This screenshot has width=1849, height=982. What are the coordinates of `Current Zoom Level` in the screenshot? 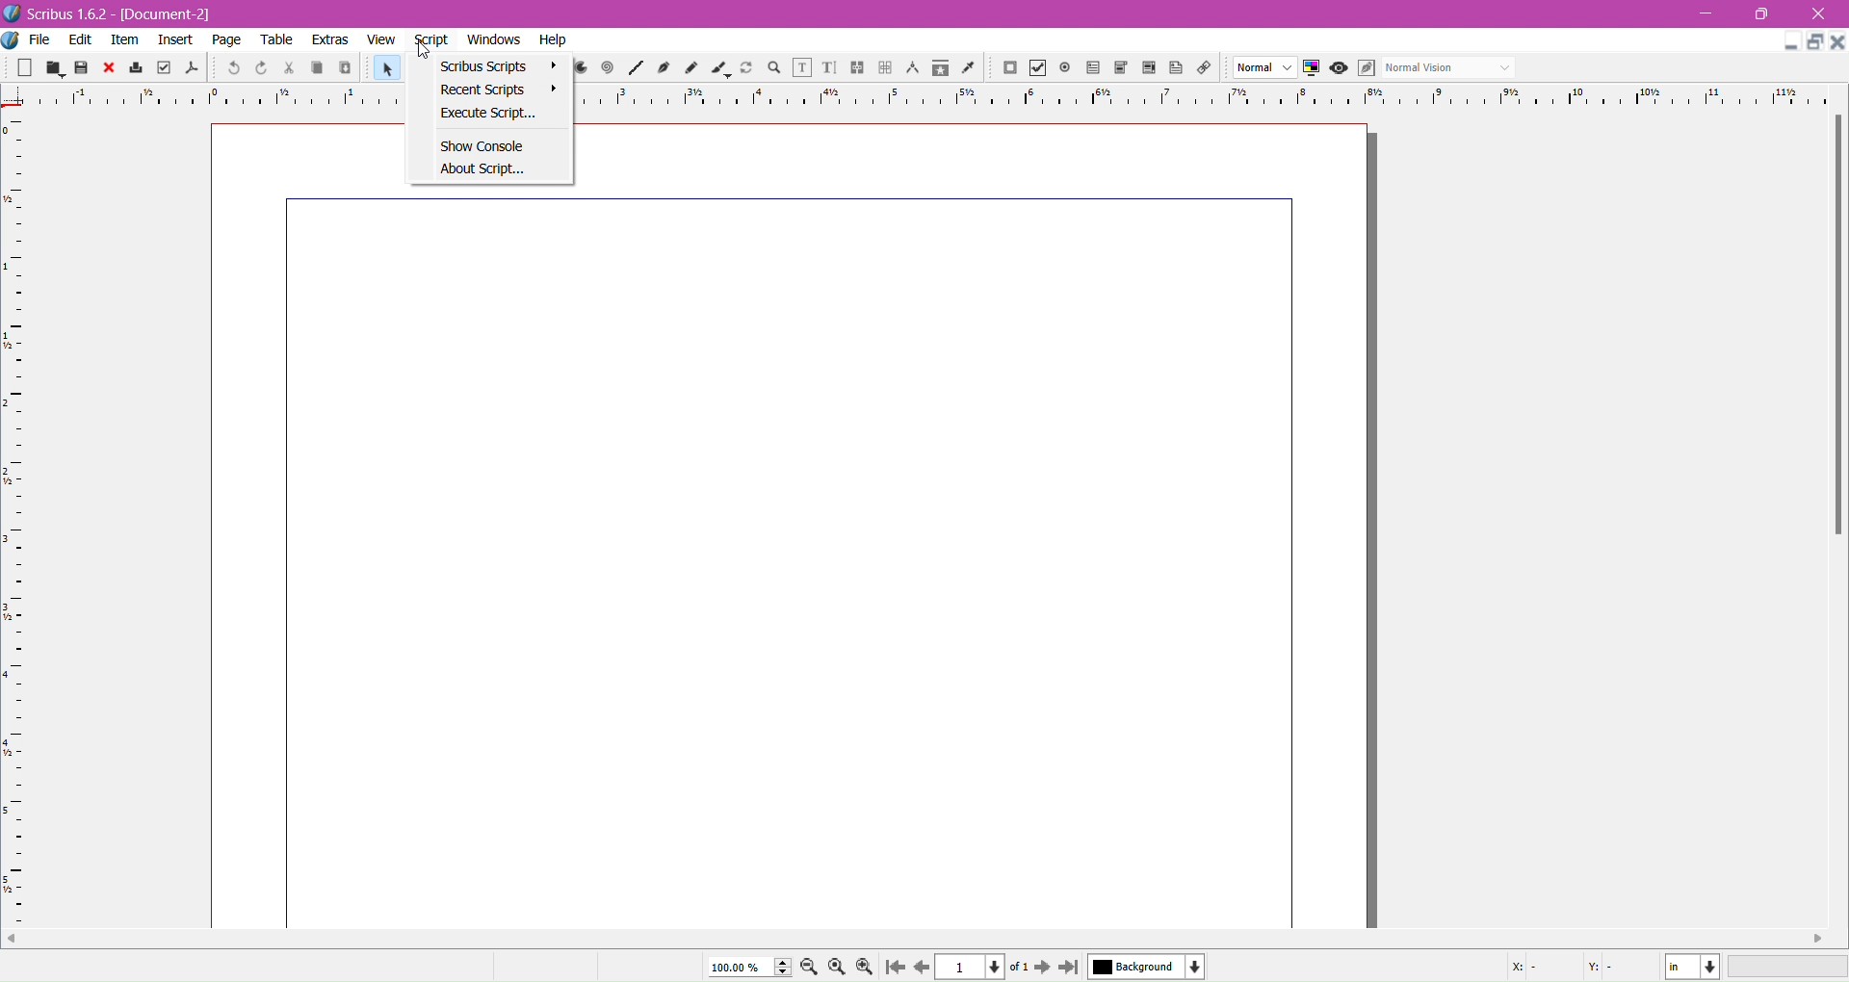 It's located at (745, 967).